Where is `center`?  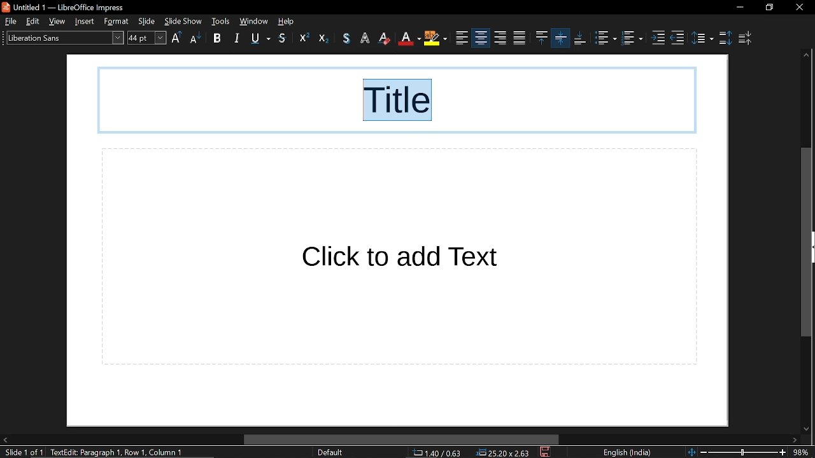 center is located at coordinates (462, 38).